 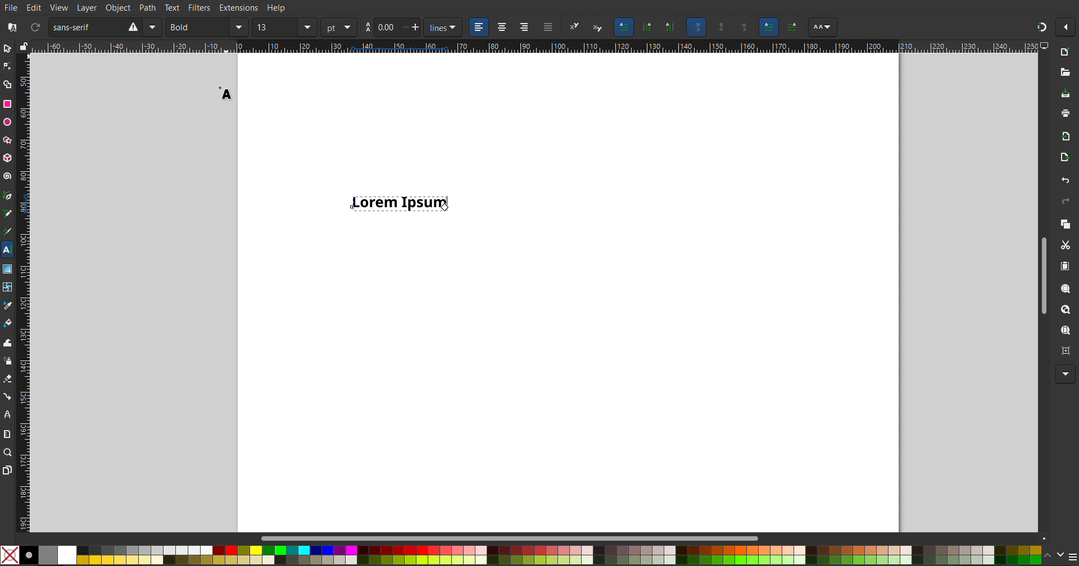 I want to click on subscript, so click(x=599, y=28).